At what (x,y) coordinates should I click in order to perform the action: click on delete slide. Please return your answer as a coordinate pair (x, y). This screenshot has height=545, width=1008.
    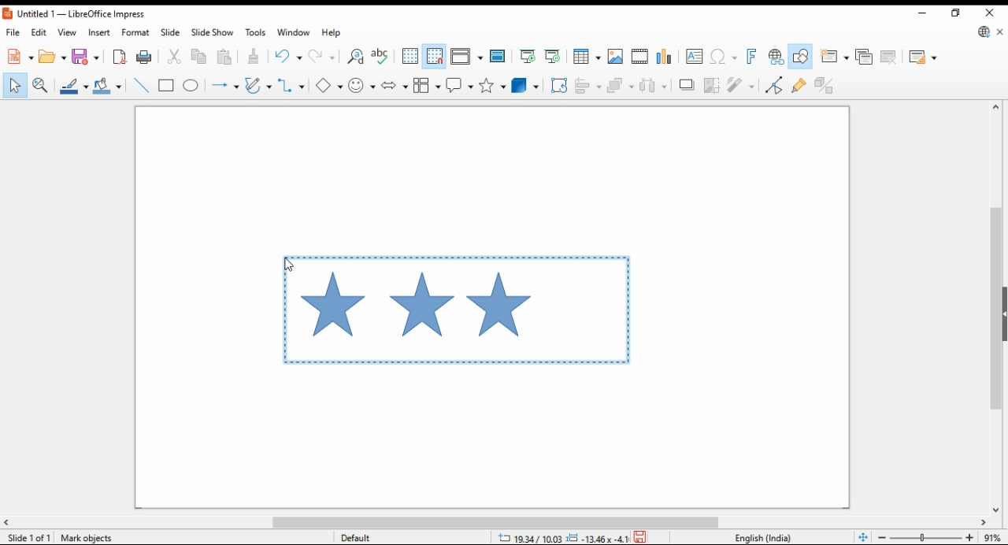
    Looking at the image, I should click on (890, 57).